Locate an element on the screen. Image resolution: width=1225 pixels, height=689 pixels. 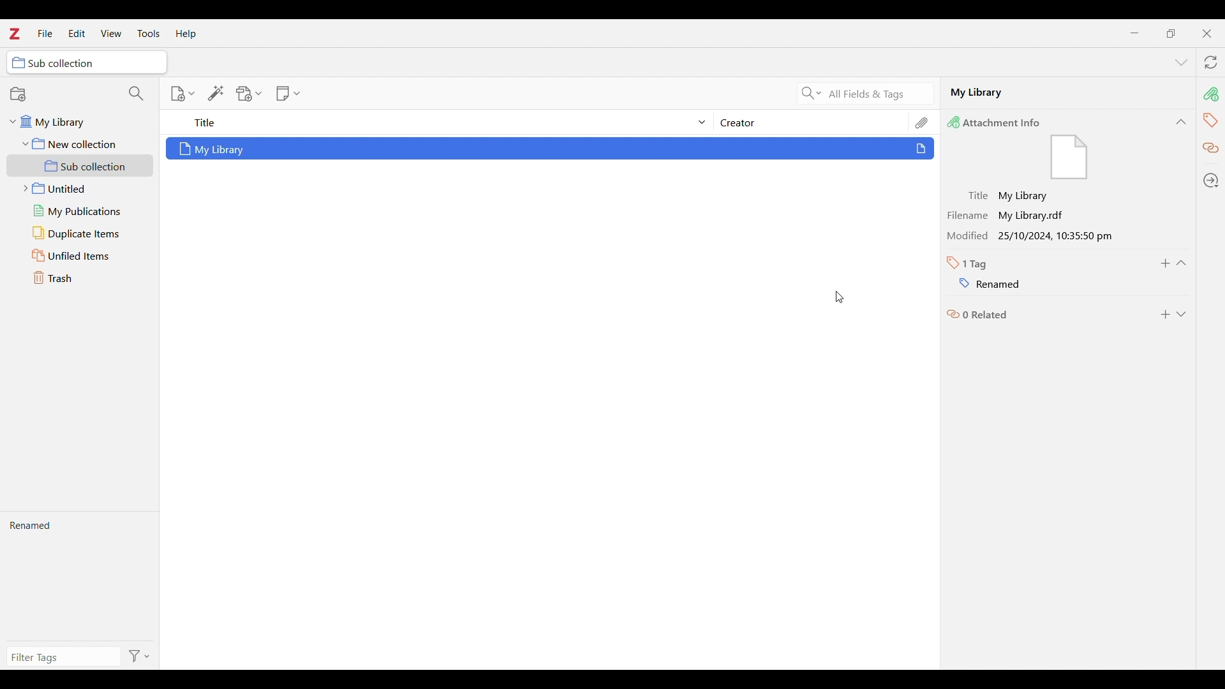
Software logo is located at coordinates (13, 33).